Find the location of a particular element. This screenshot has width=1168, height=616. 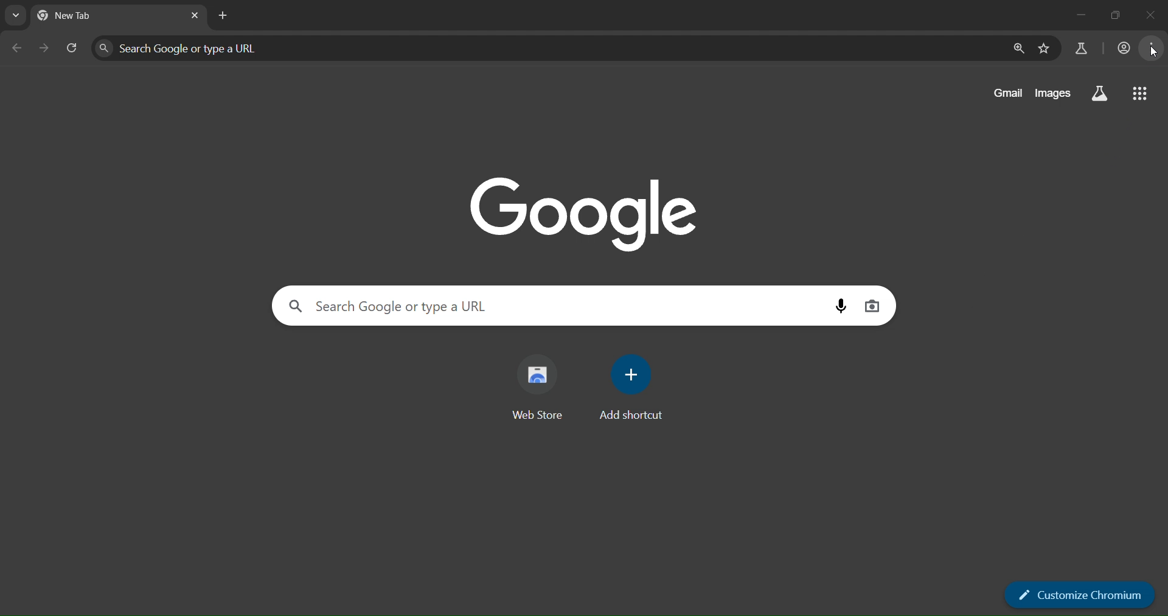

account is located at coordinates (1122, 49).